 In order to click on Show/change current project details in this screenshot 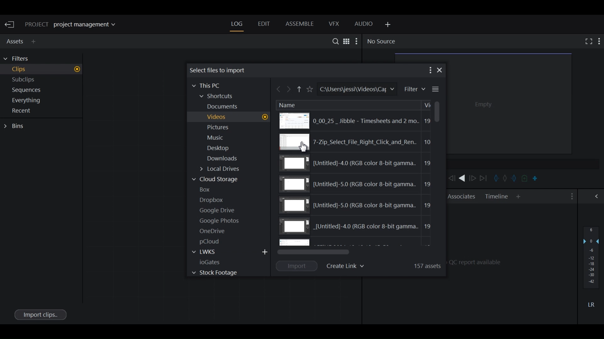, I will do `click(75, 25)`.